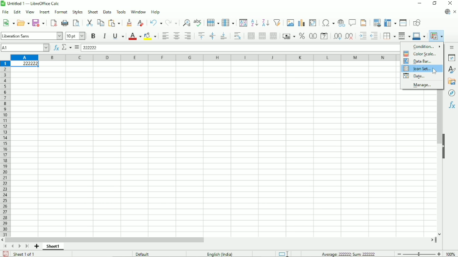 Image resolution: width=458 pixels, height=257 pixels. Describe the element at coordinates (151, 36) in the screenshot. I see `Background color` at that location.